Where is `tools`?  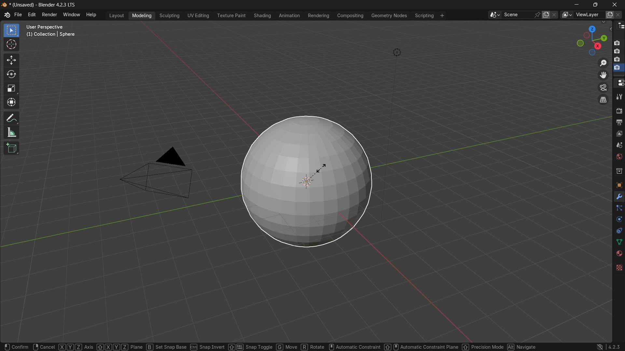 tools is located at coordinates (619, 98).